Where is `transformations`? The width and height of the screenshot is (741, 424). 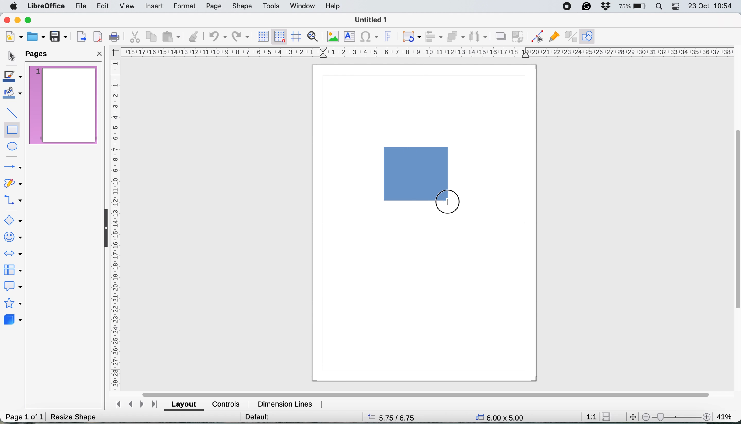 transformations is located at coordinates (411, 37).